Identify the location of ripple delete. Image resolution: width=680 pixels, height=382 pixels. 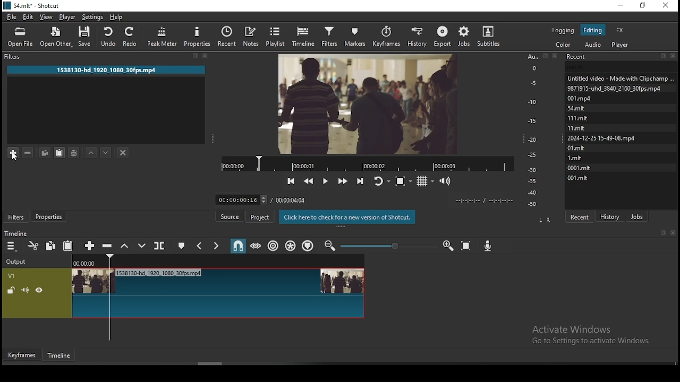
(108, 246).